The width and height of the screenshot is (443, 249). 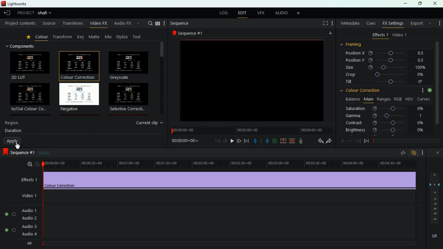 I want to click on search, so click(x=150, y=23).